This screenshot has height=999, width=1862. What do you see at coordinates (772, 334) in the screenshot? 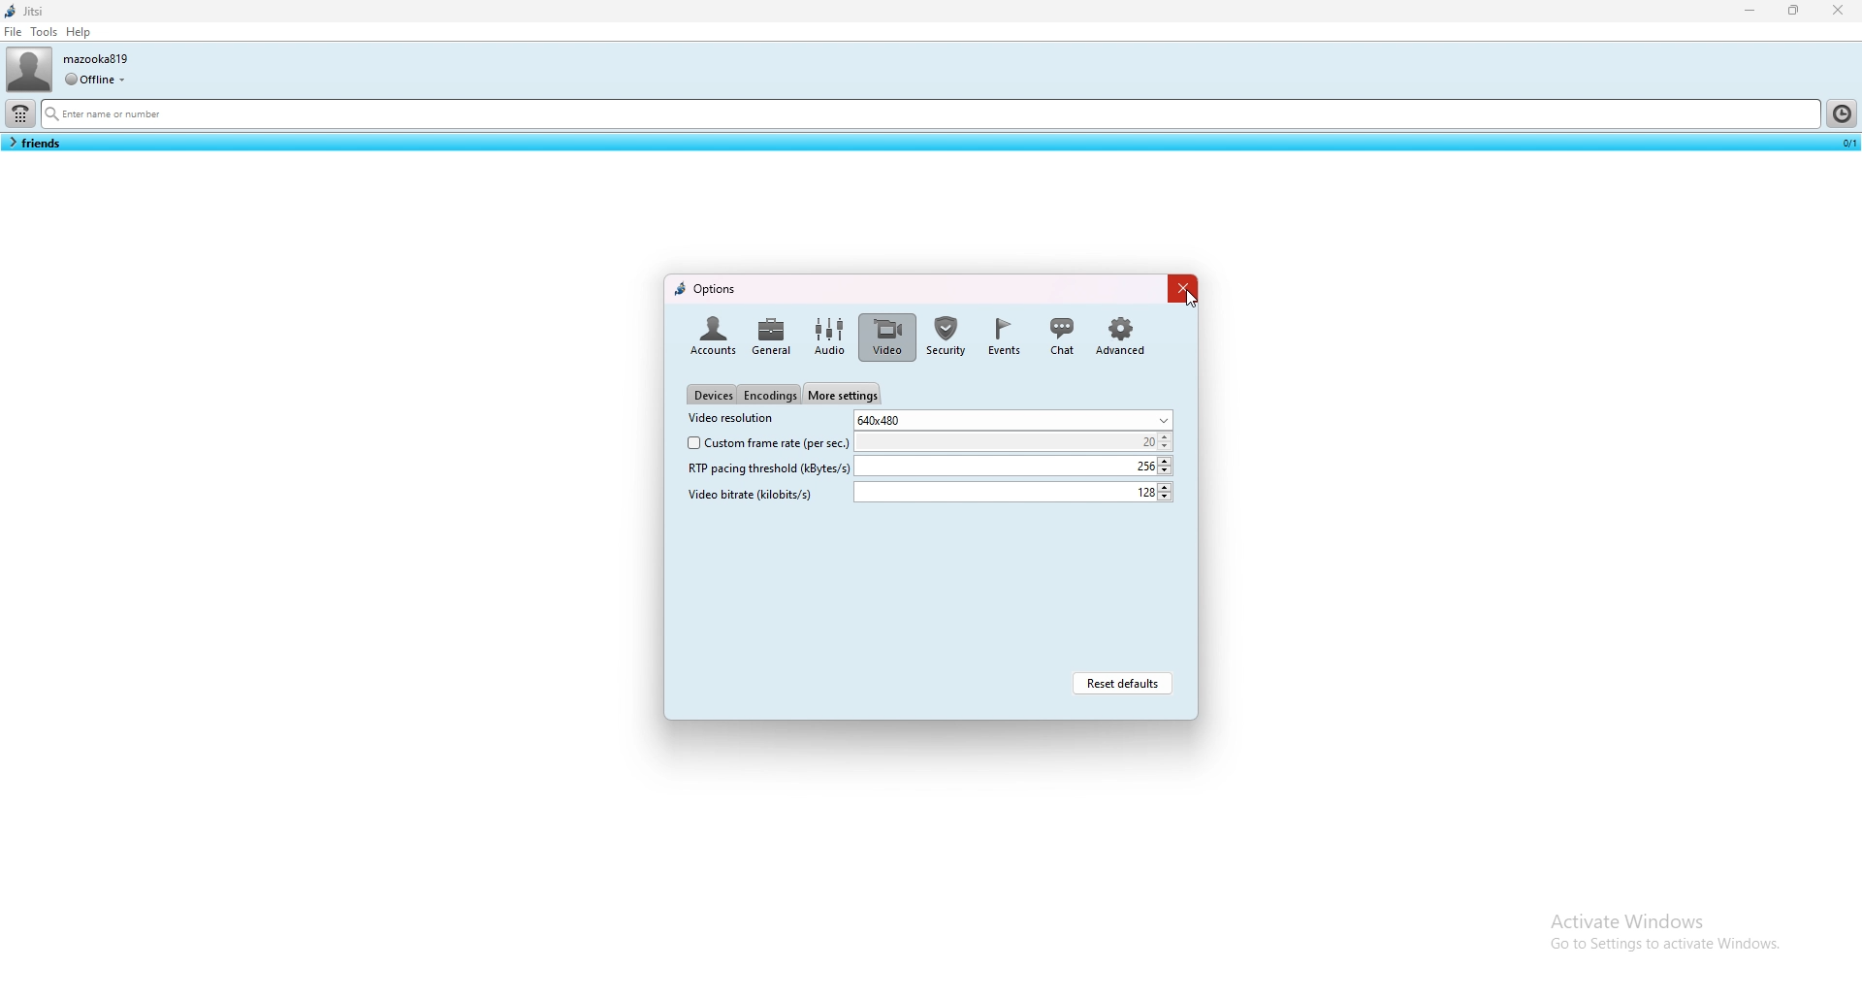
I see `General` at bounding box center [772, 334].